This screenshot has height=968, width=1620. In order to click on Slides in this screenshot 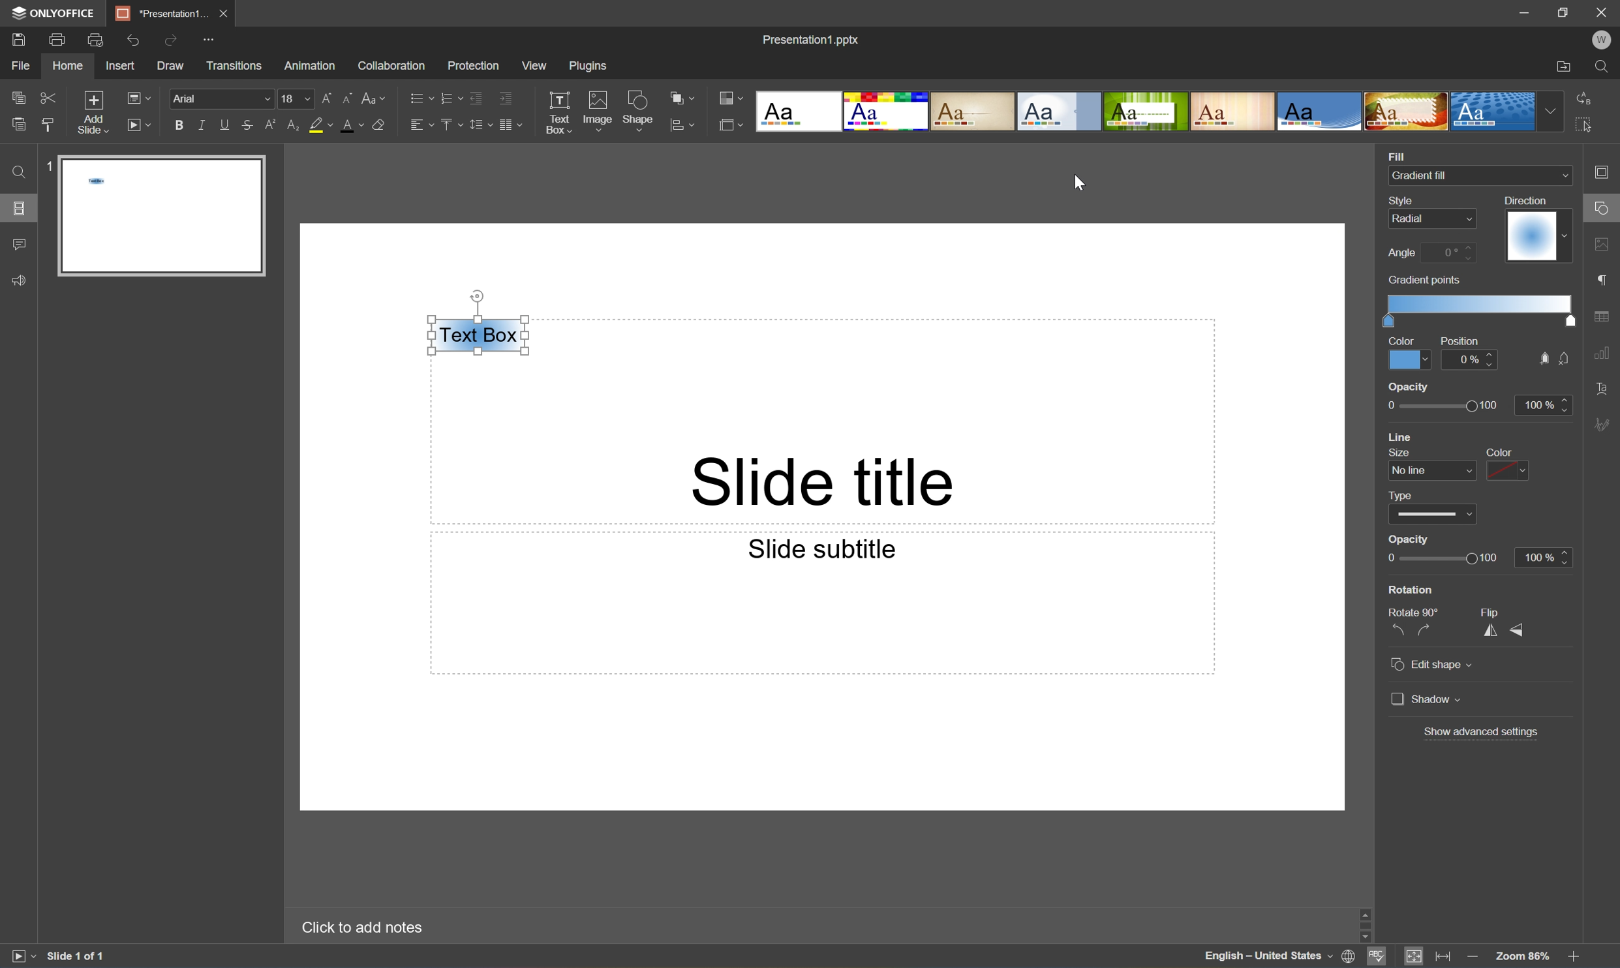, I will do `click(18, 210)`.